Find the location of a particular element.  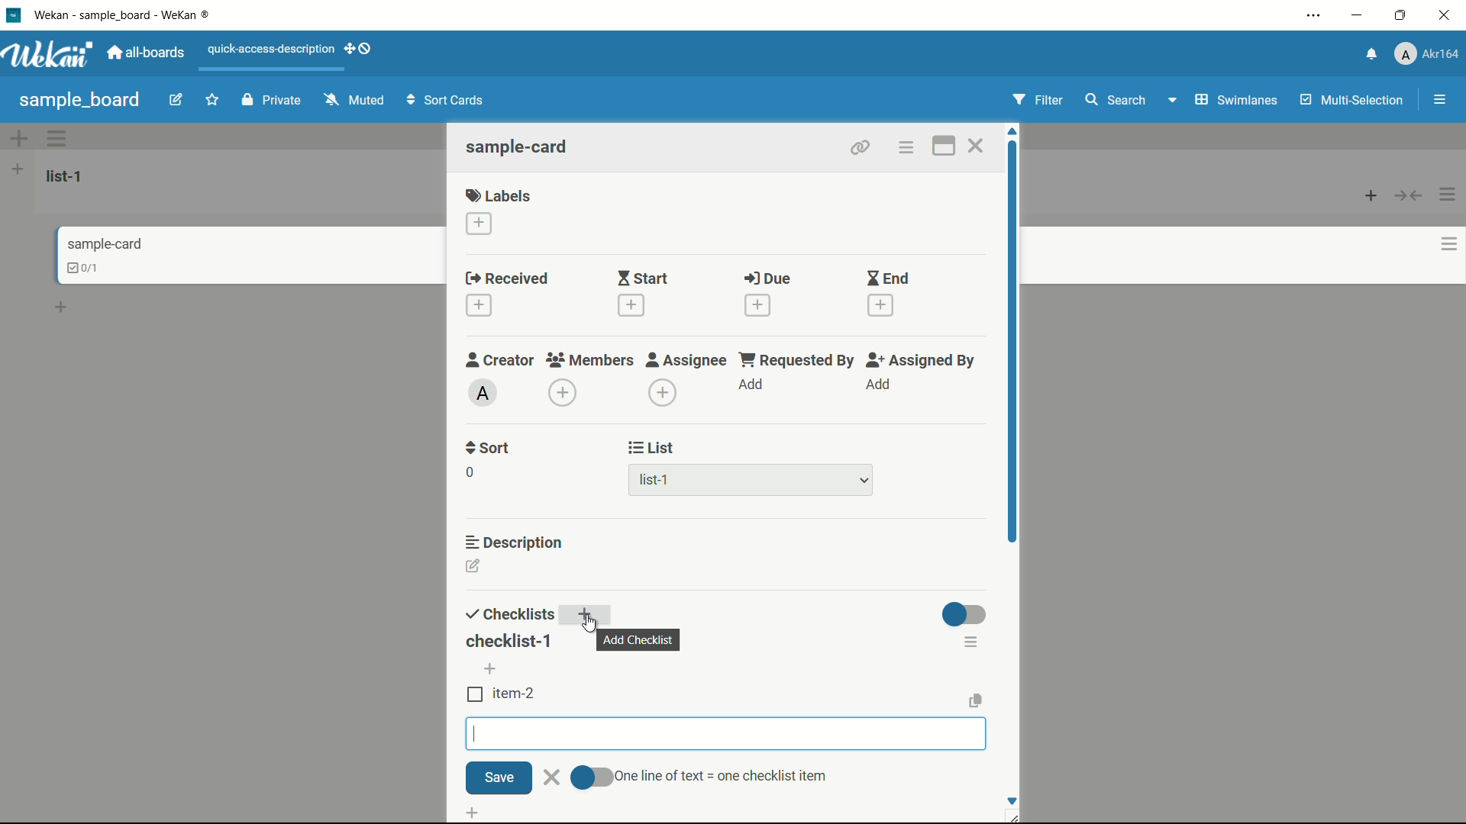

add list is located at coordinates (18, 169).